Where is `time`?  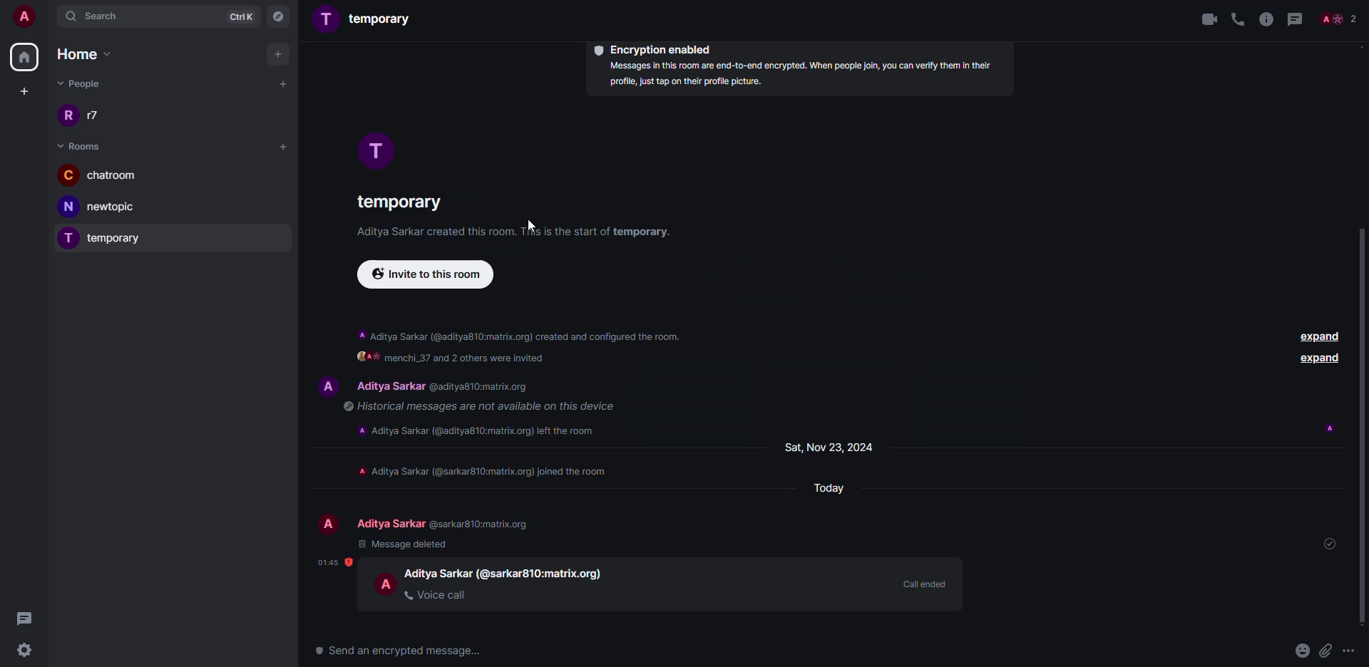 time is located at coordinates (328, 562).